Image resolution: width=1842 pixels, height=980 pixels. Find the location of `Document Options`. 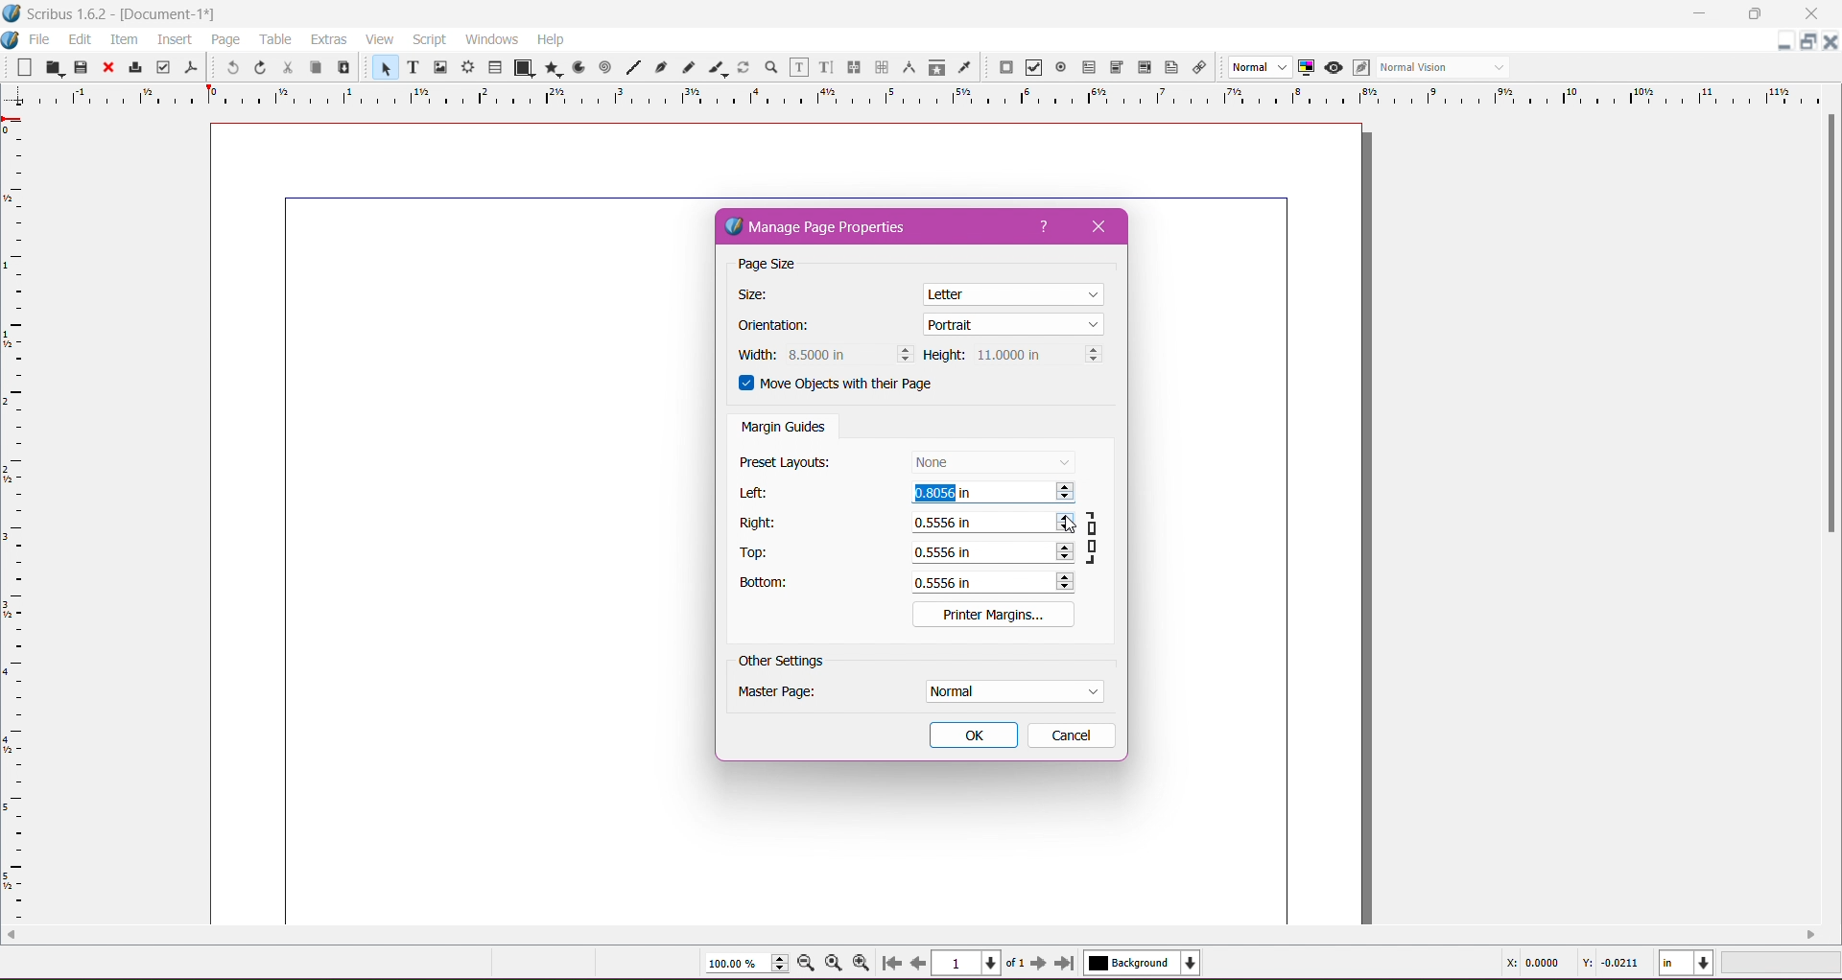

Document Options is located at coordinates (12, 37).